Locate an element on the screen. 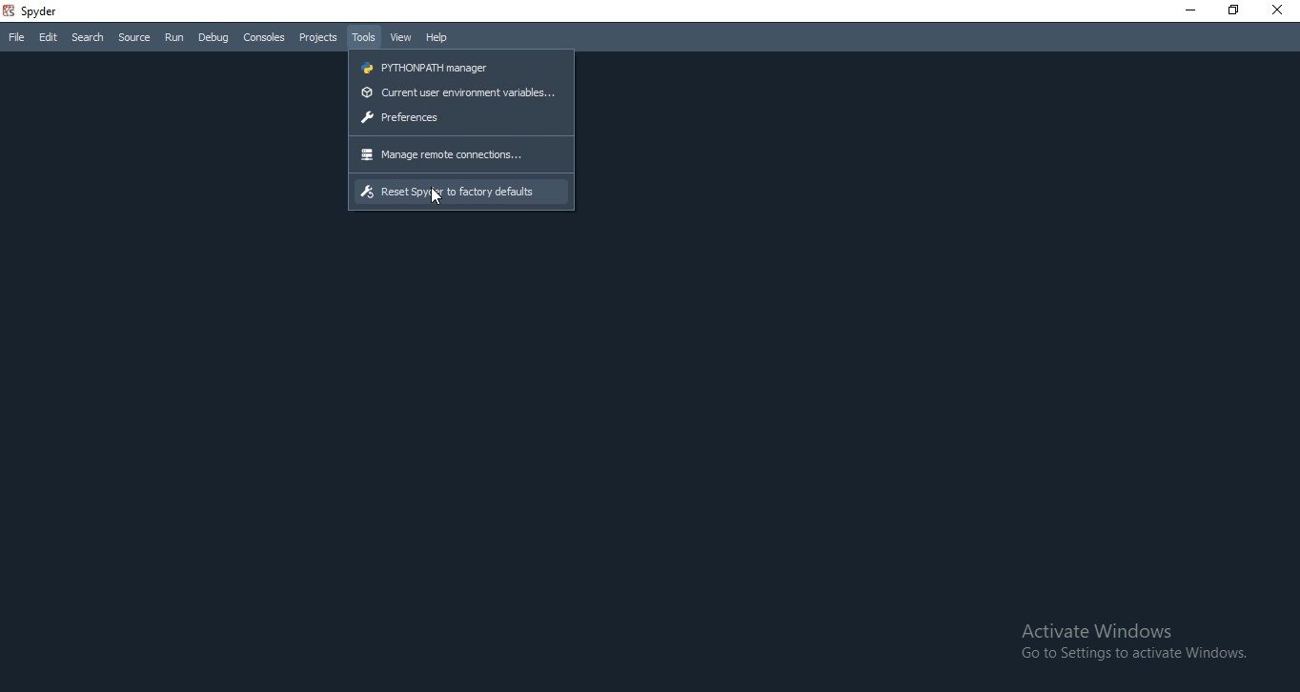  close is located at coordinates (1281, 12).